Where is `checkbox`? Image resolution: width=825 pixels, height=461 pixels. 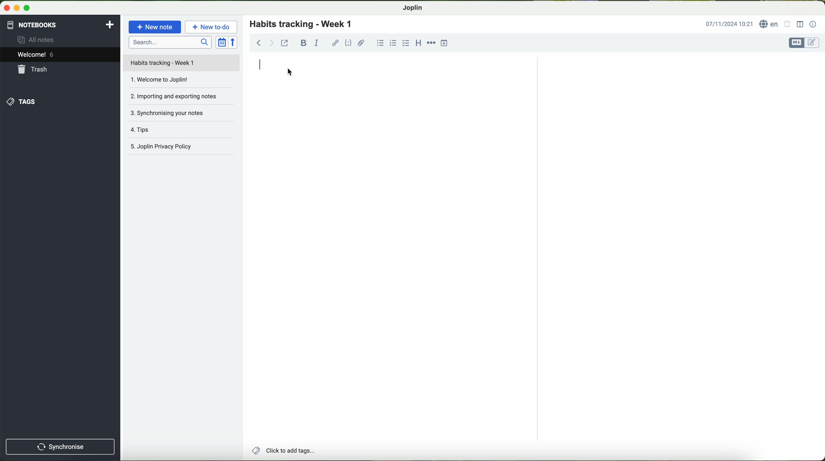
checkbox is located at coordinates (406, 44).